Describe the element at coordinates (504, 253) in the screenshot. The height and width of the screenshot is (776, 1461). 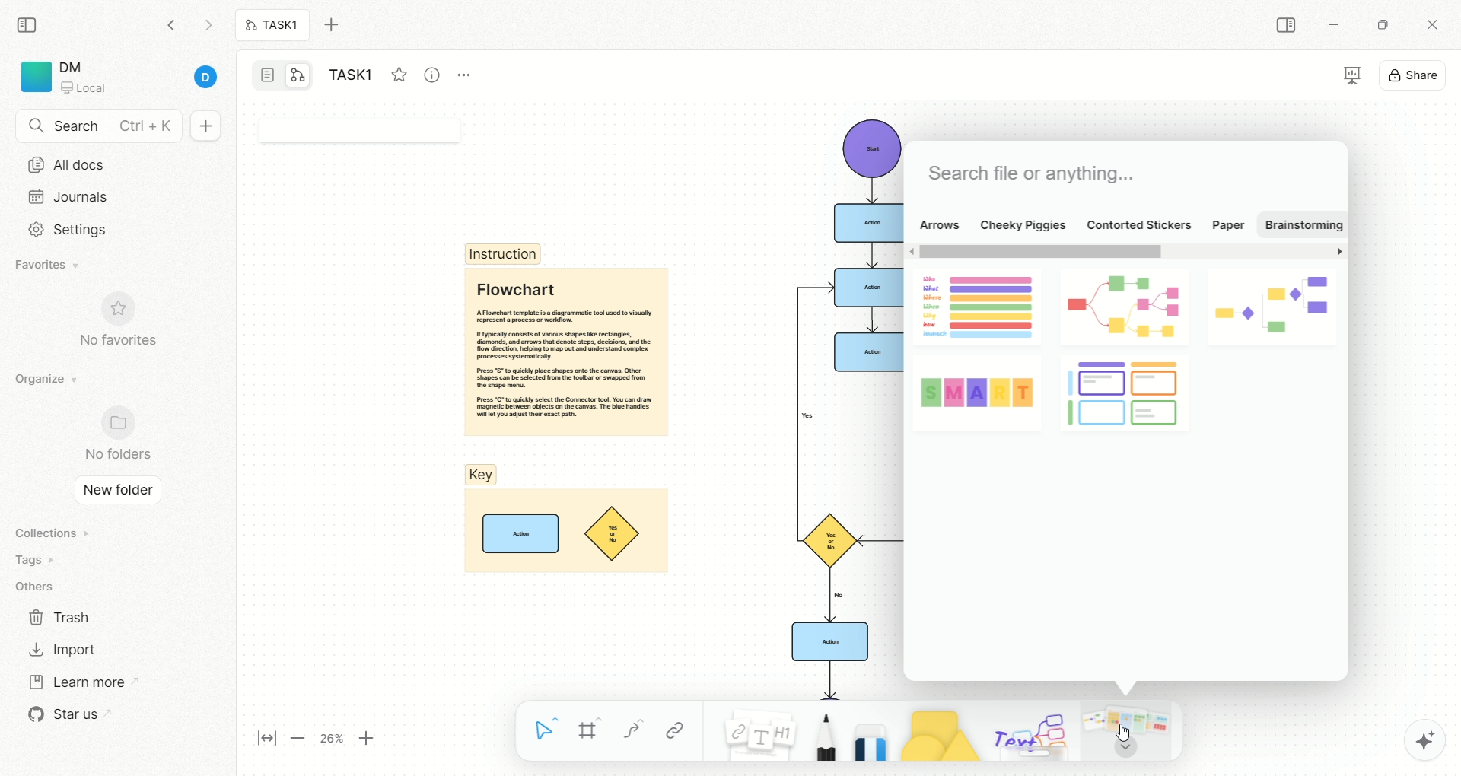
I see `instructions` at that location.